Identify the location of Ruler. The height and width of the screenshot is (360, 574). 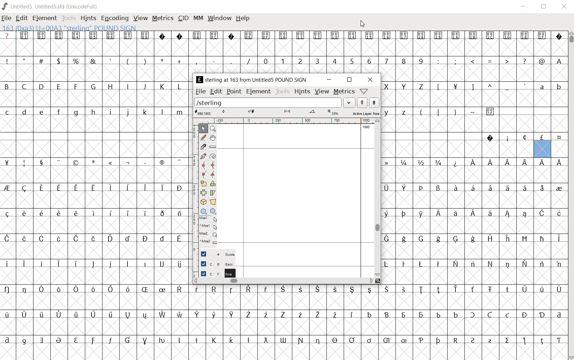
(213, 147).